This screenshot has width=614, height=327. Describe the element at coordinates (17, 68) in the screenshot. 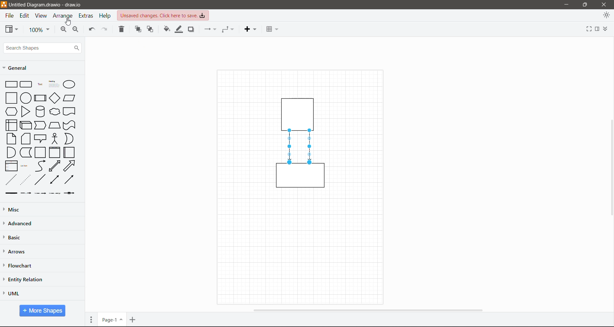

I see `General` at that location.